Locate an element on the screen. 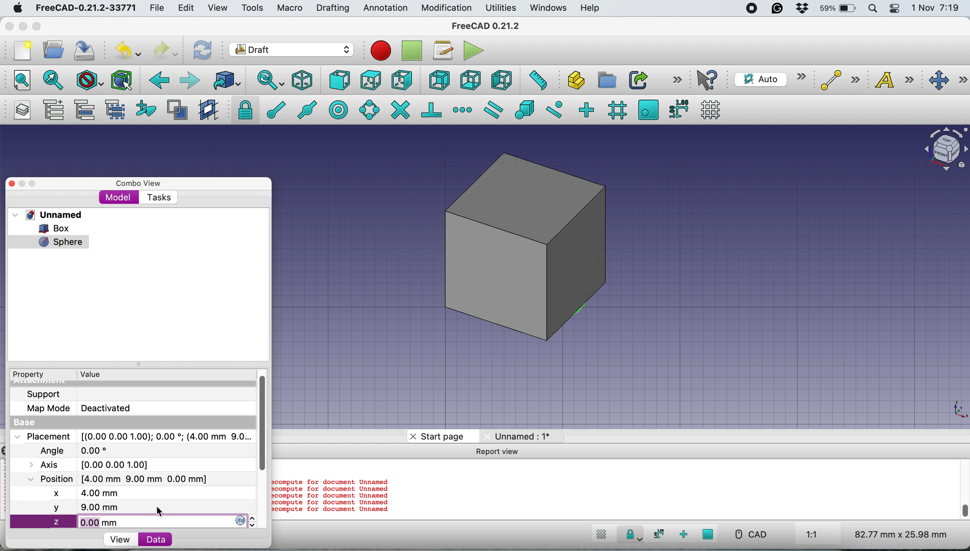 This screenshot has height=551, width=970. support is located at coordinates (46, 393).